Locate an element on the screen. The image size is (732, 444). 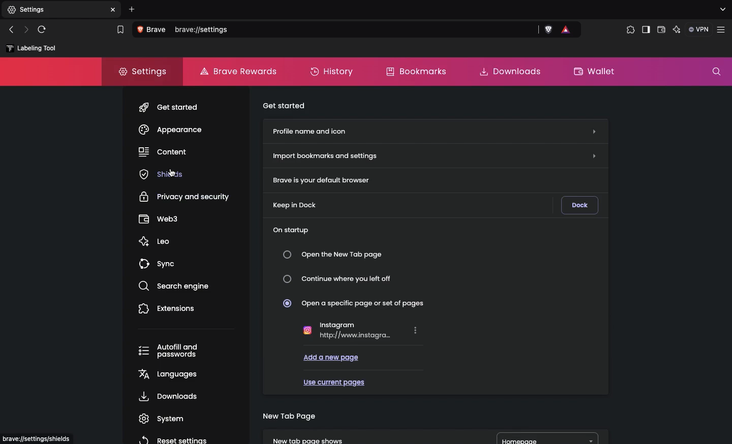
Sync is located at coordinates (160, 262).